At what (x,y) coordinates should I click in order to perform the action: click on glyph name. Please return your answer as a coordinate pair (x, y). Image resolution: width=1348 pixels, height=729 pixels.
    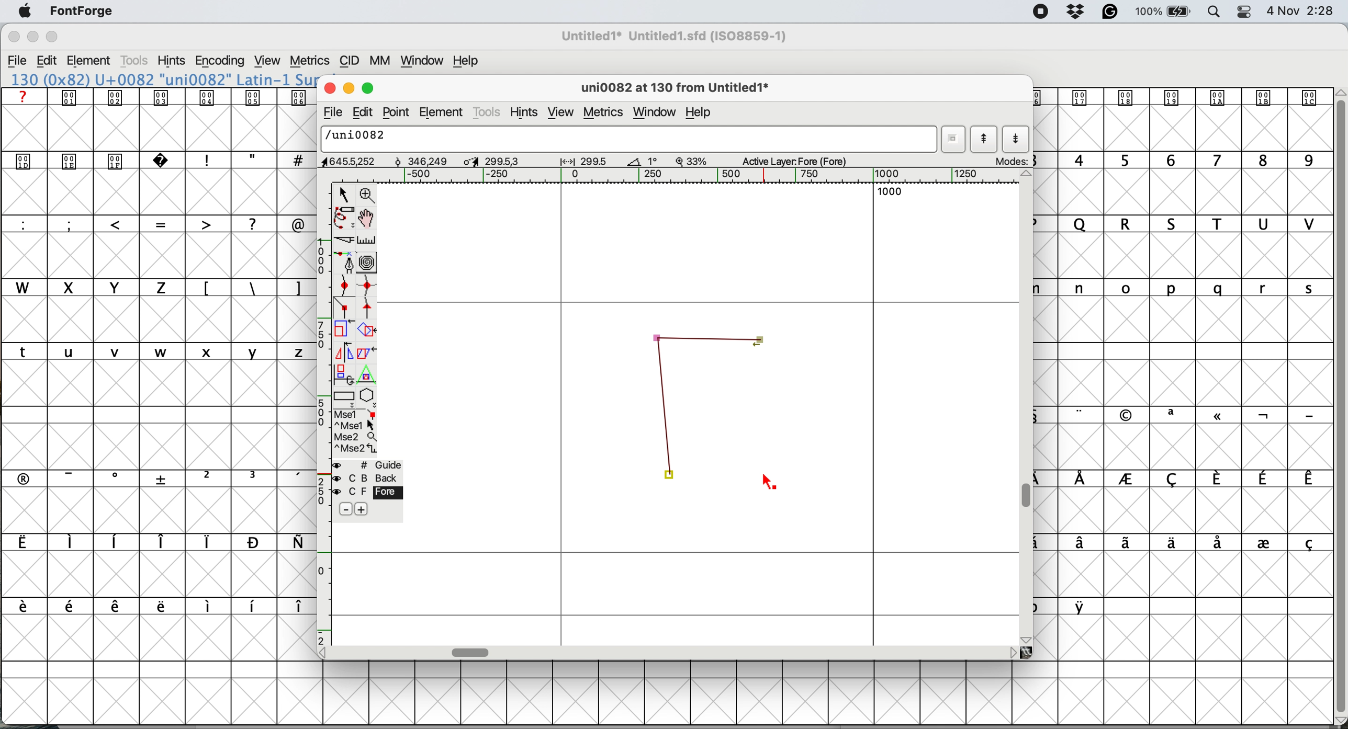
    Looking at the image, I should click on (673, 89).